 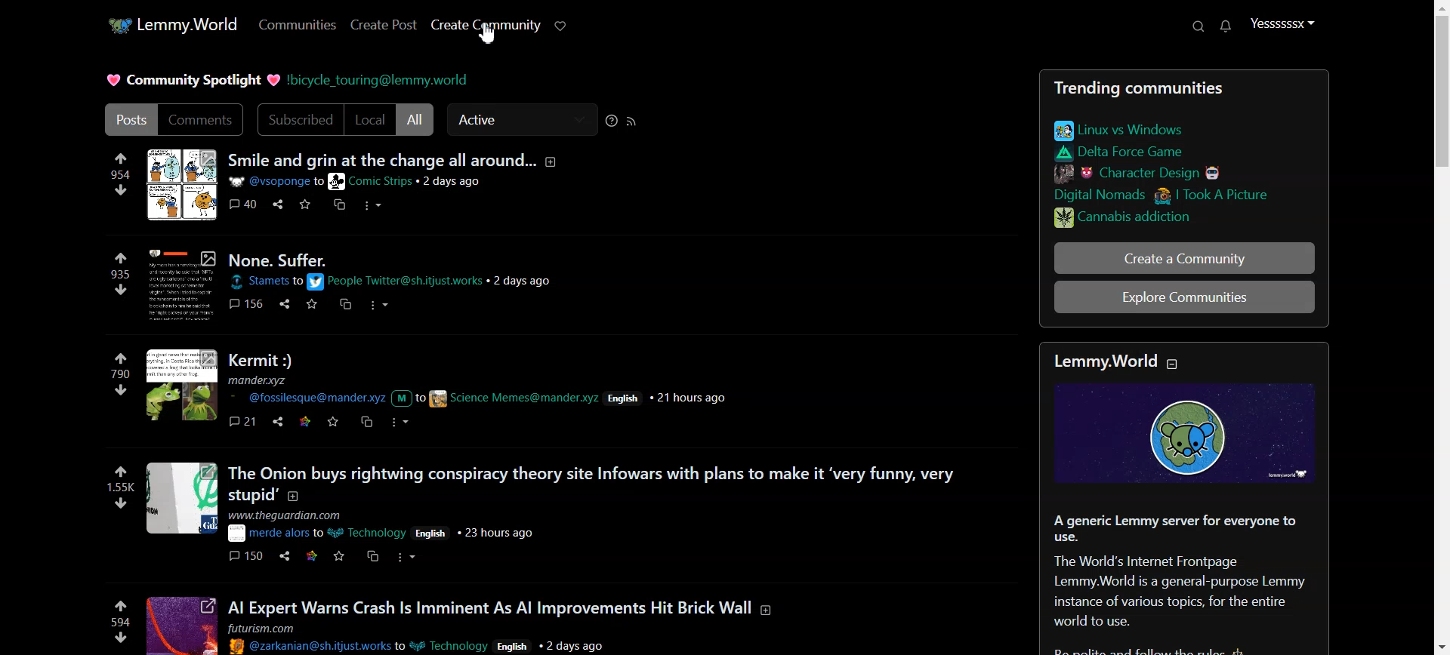 I want to click on upvote, so click(x=121, y=471).